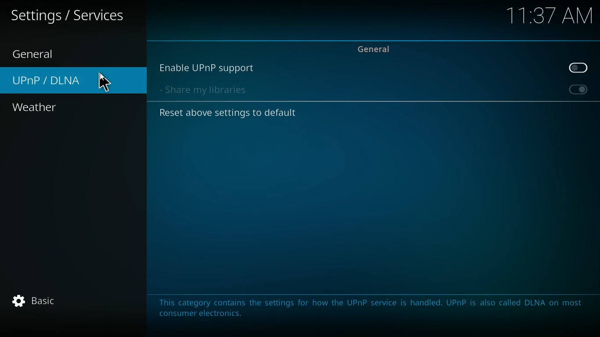  What do you see at coordinates (209, 90) in the screenshot?
I see `share my libraries` at bounding box center [209, 90].